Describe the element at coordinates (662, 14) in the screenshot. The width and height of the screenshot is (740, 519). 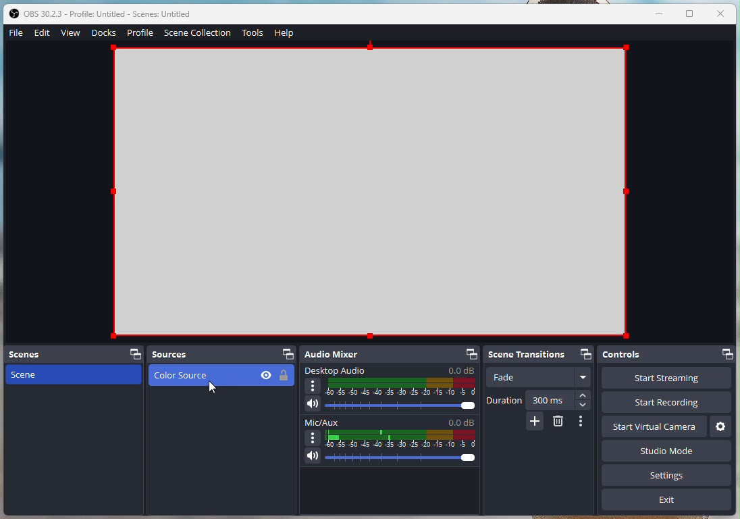
I see `minimise` at that location.